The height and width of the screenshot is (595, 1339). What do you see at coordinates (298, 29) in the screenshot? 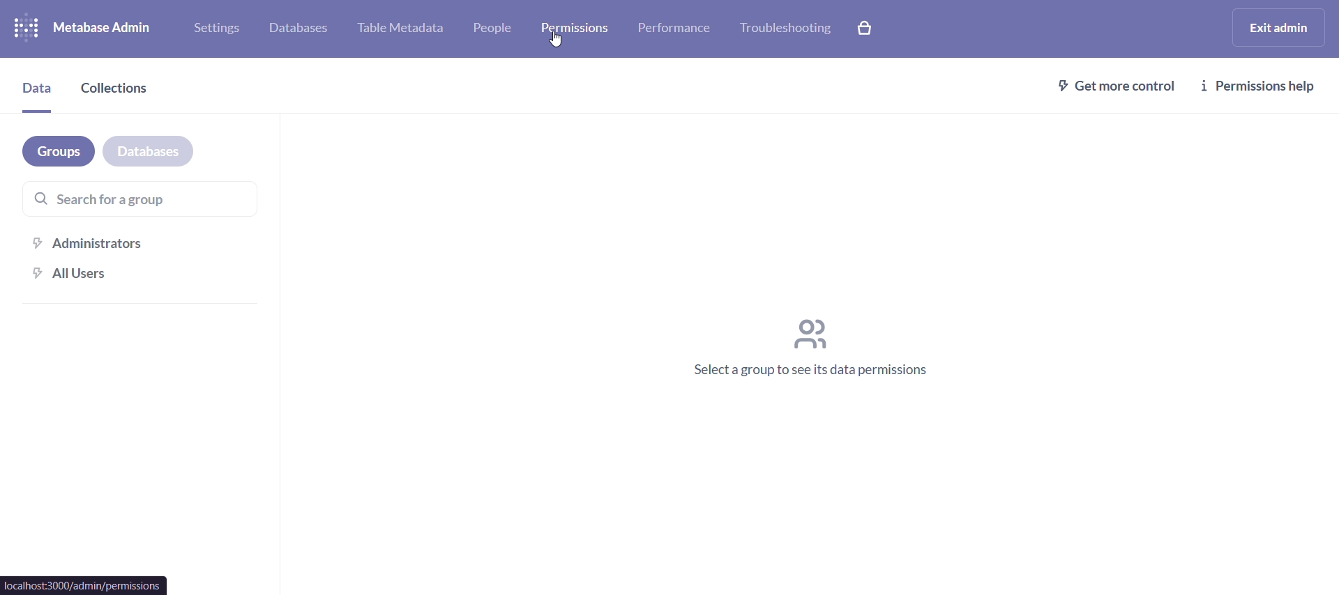
I see `database` at bounding box center [298, 29].